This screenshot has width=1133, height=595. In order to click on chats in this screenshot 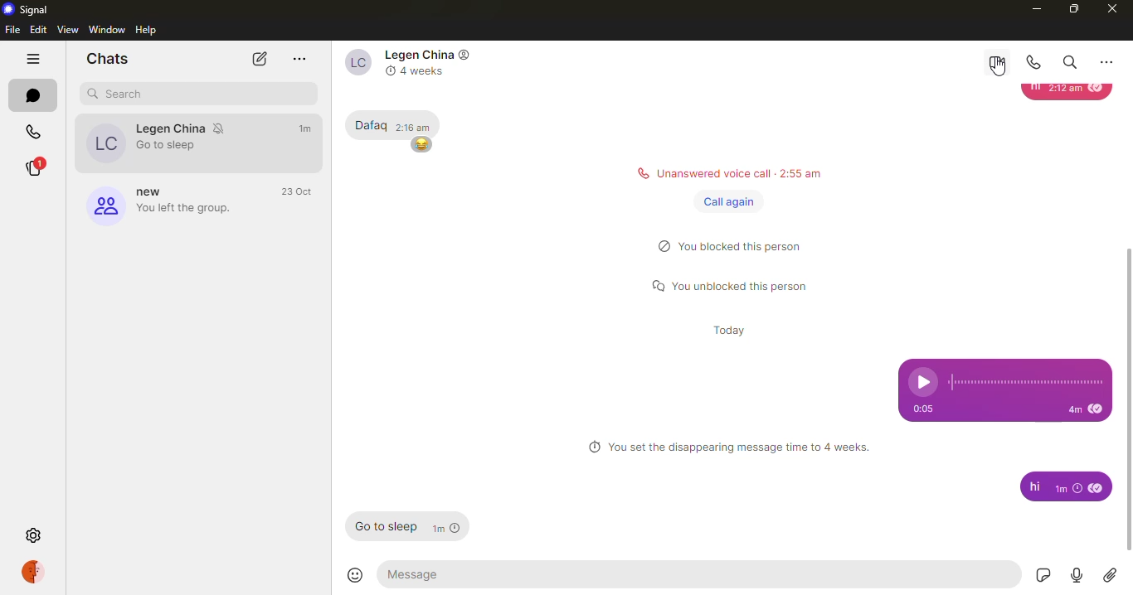, I will do `click(32, 94)`.